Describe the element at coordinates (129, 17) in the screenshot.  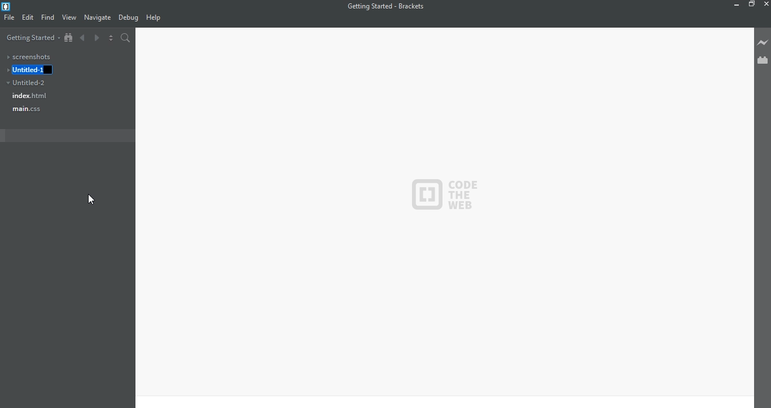
I see `debug` at that location.